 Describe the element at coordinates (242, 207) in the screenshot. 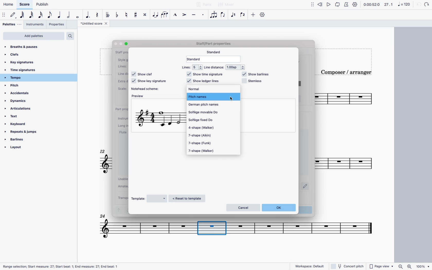

I see `cancel` at that location.